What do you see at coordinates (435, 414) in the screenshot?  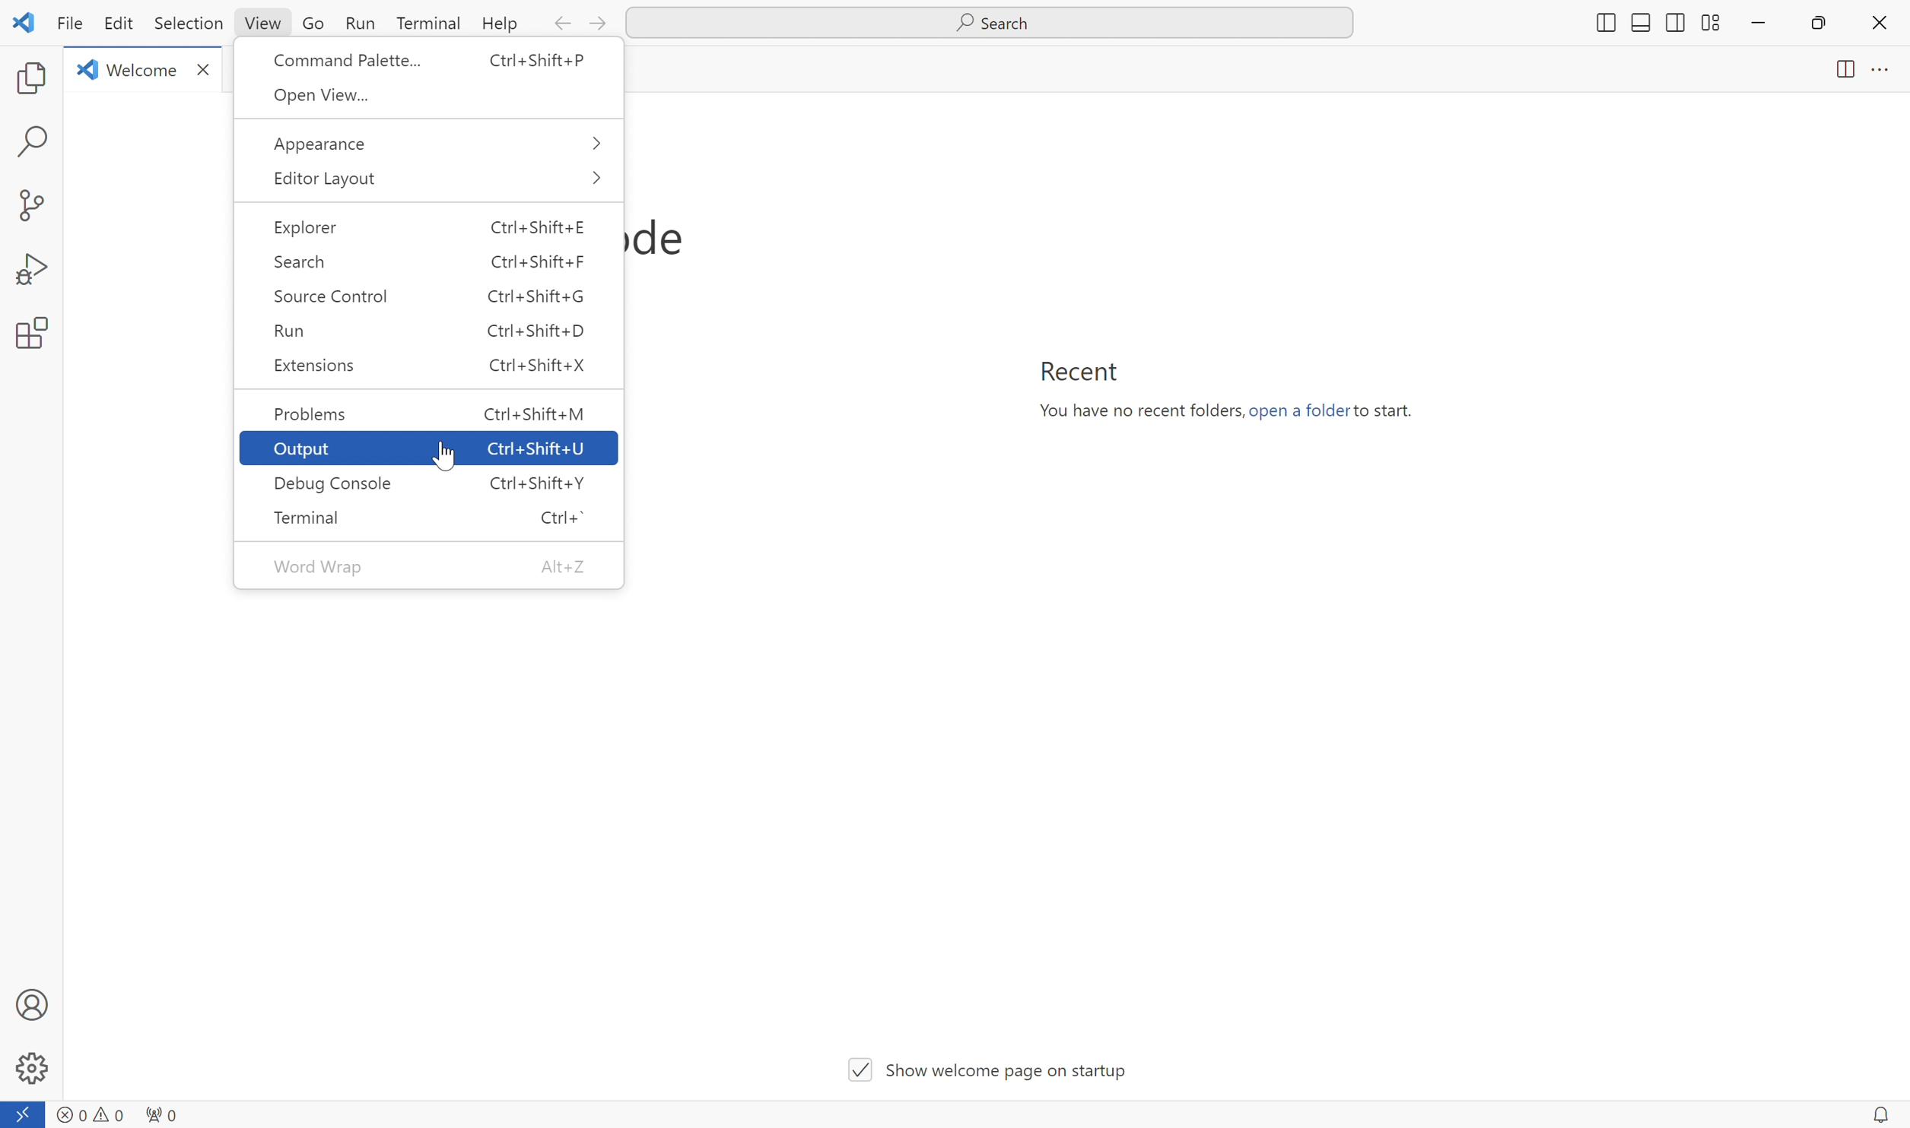 I see `problems` at bounding box center [435, 414].